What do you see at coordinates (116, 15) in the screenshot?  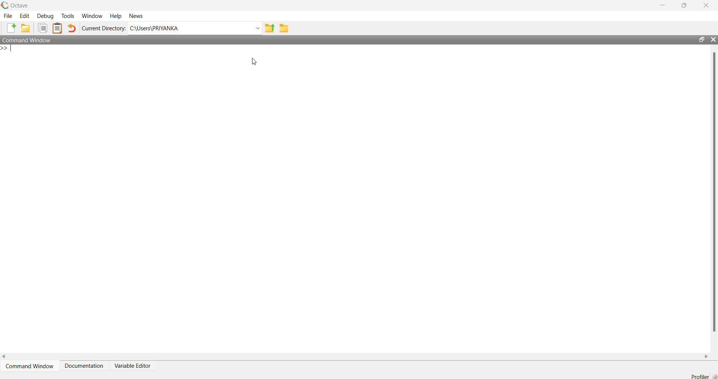 I see `Help` at bounding box center [116, 15].